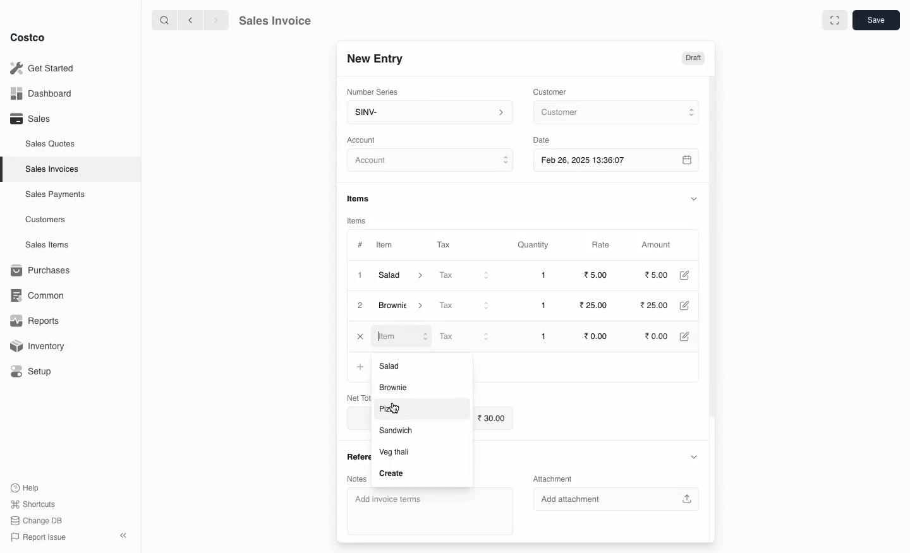  What do you see at coordinates (356, 478) in the screenshot?
I see `Notes` at bounding box center [356, 478].